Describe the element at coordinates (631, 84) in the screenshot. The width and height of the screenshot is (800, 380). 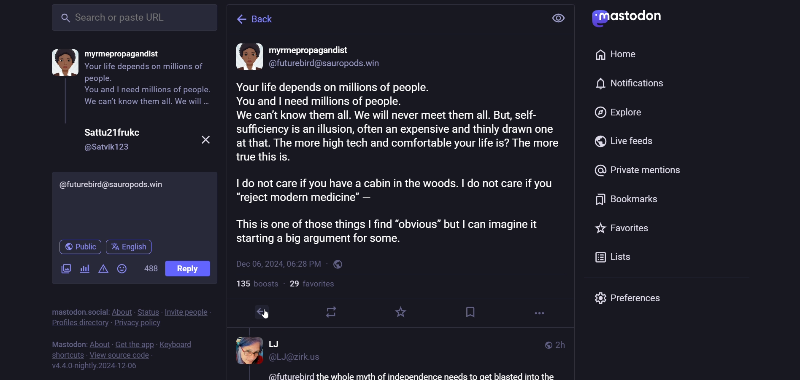
I see `notification` at that location.